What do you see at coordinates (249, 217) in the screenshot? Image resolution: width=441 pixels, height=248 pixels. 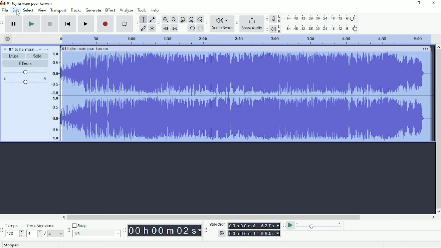 I see `Horizontal scrollbar` at bounding box center [249, 217].